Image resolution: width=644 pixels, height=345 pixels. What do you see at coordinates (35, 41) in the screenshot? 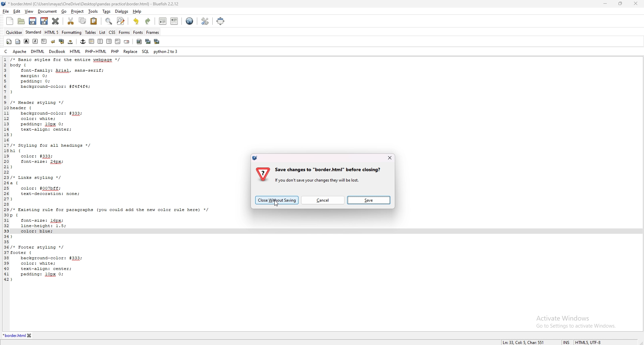
I see `italic` at bounding box center [35, 41].